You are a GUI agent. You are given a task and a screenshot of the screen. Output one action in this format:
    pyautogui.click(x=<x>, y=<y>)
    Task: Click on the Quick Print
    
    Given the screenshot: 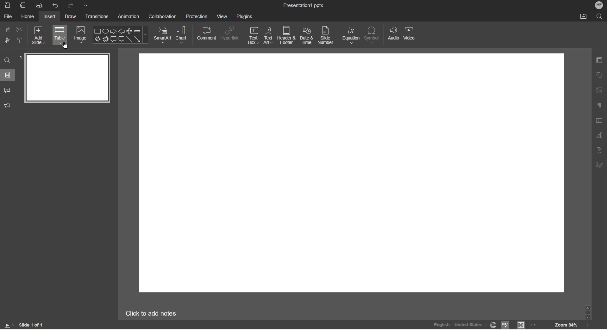 What is the action you would take?
    pyautogui.click(x=41, y=5)
    